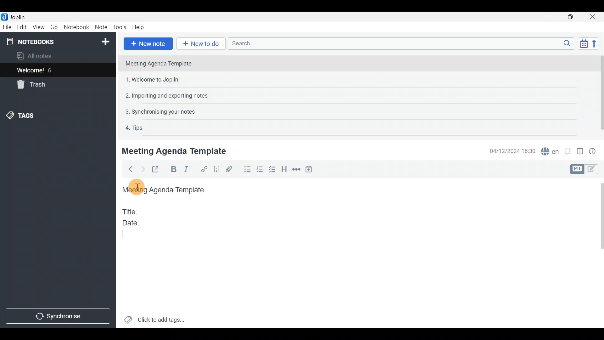  What do you see at coordinates (205, 169) in the screenshot?
I see `Hyperlink` at bounding box center [205, 169].